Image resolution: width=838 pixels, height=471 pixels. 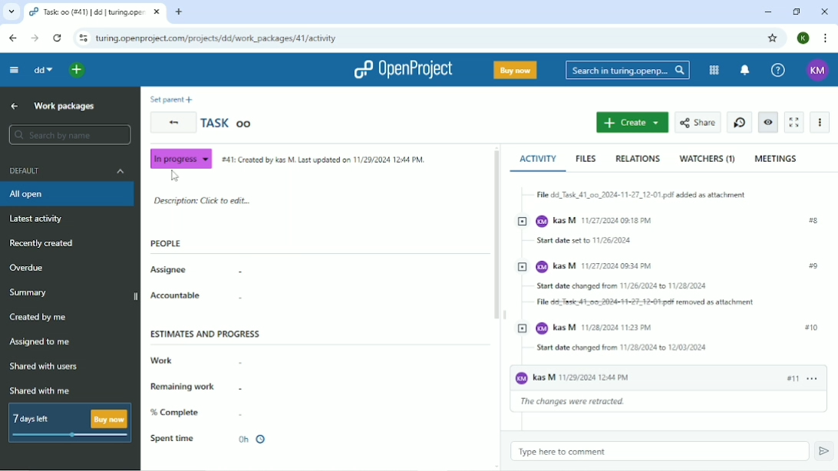 What do you see at coordinates (778, 160) in the screenshot?
I see `Meetings` at bounding box center [778, 160].